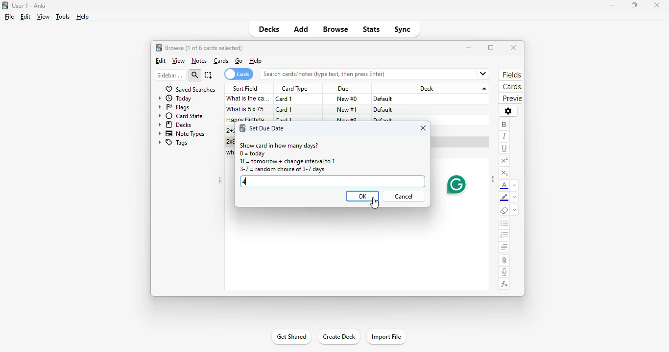 This screenshot has height=352, width=669. What do you see at coordinates (246, 88) in the screenshot?
I see `sort field` at bounding box center [246, 88].